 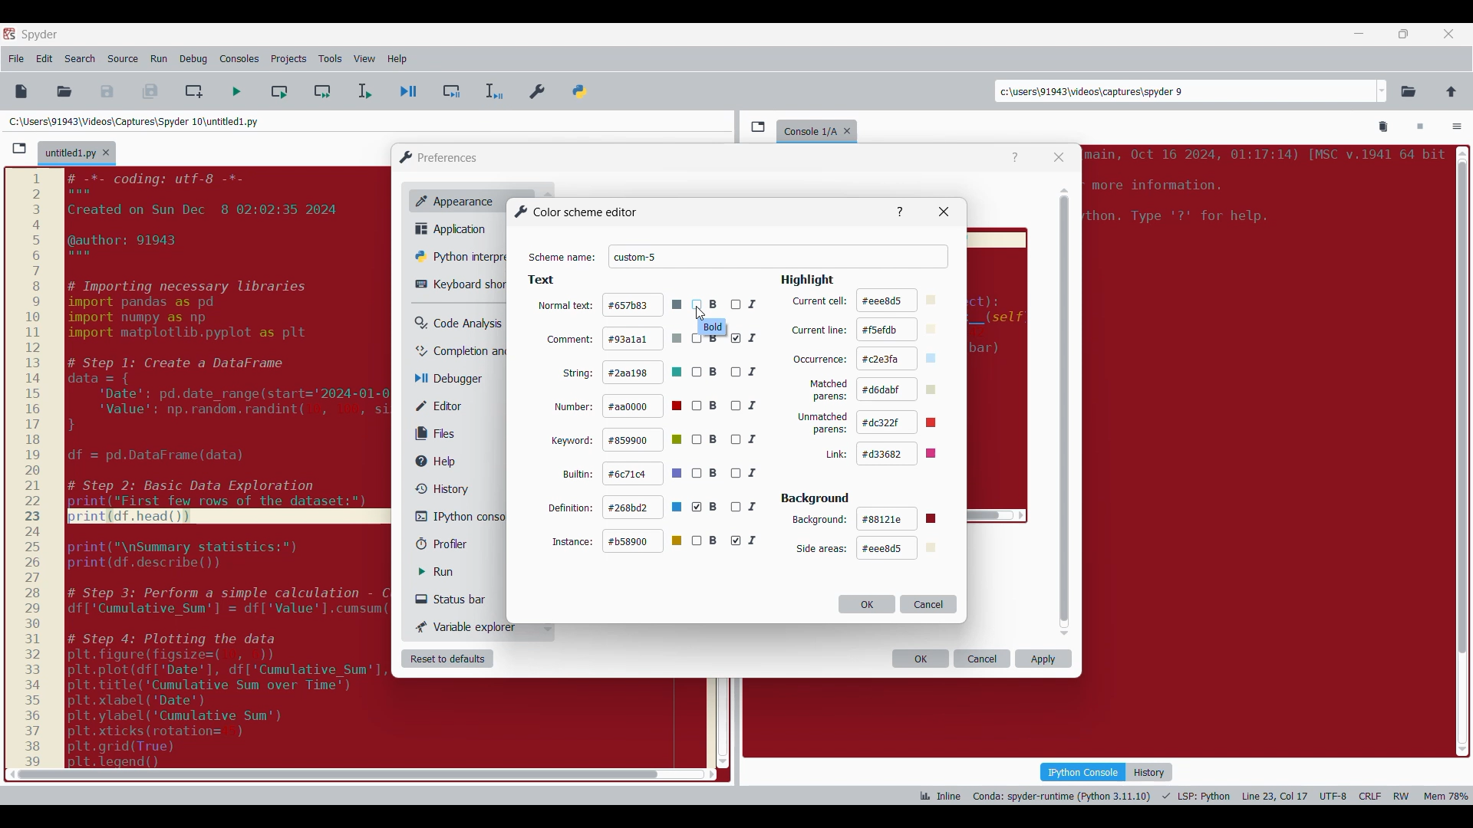 I want to click on File location, so click(x=133, y=121).